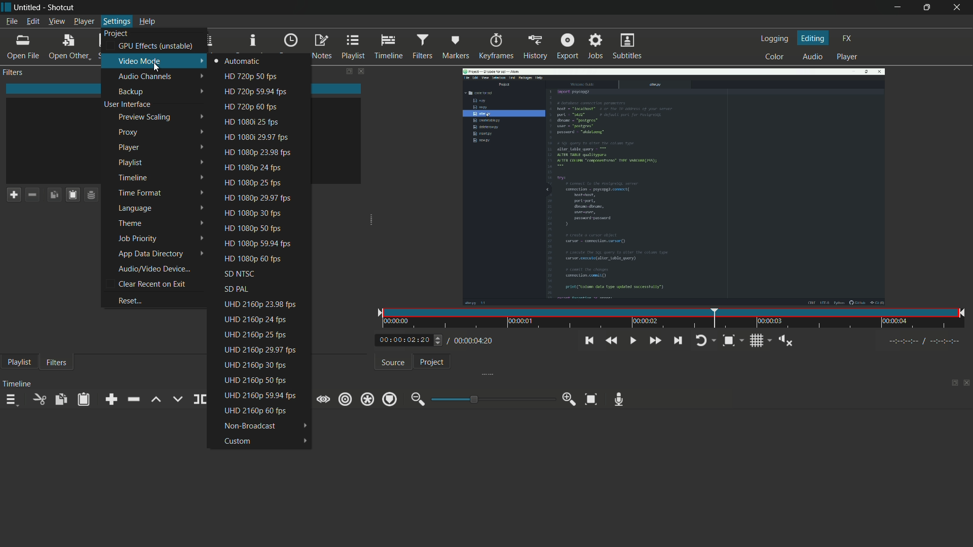 This screenshot has height=547, width=973. I want to click on toggle grid, so click(758, 340).